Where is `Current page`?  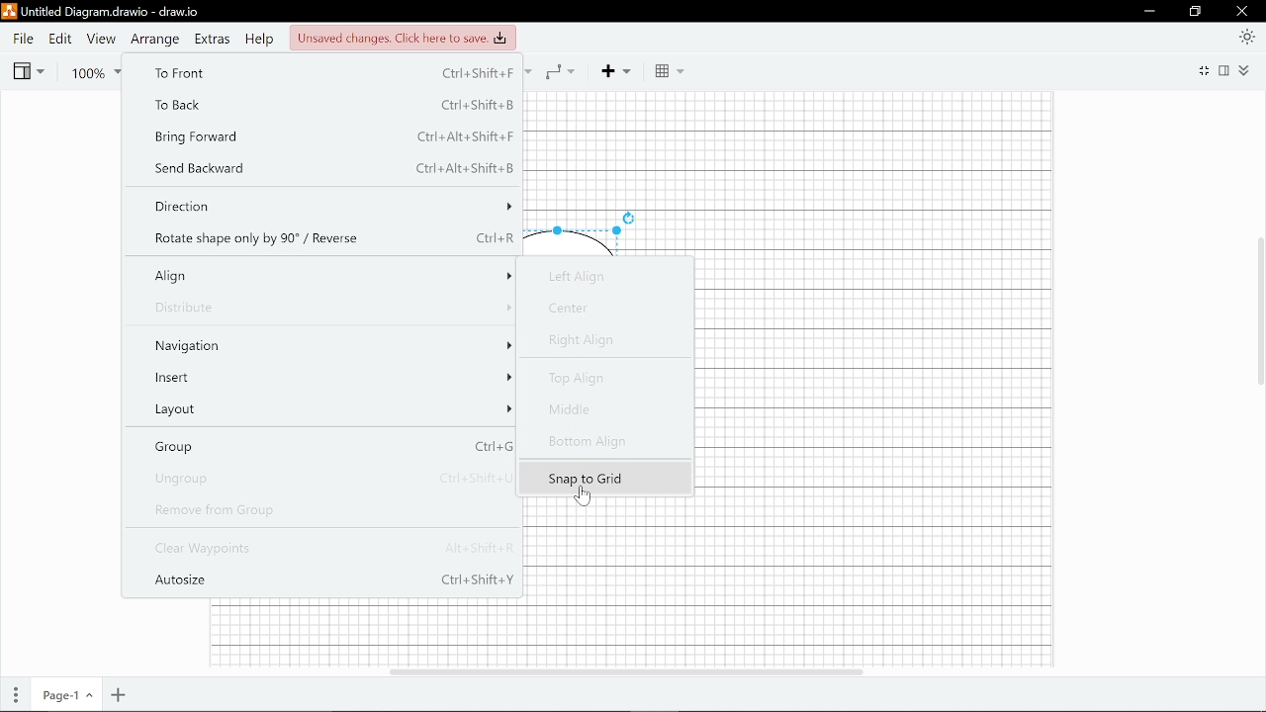 Current page is located at coordinates (68, 696).